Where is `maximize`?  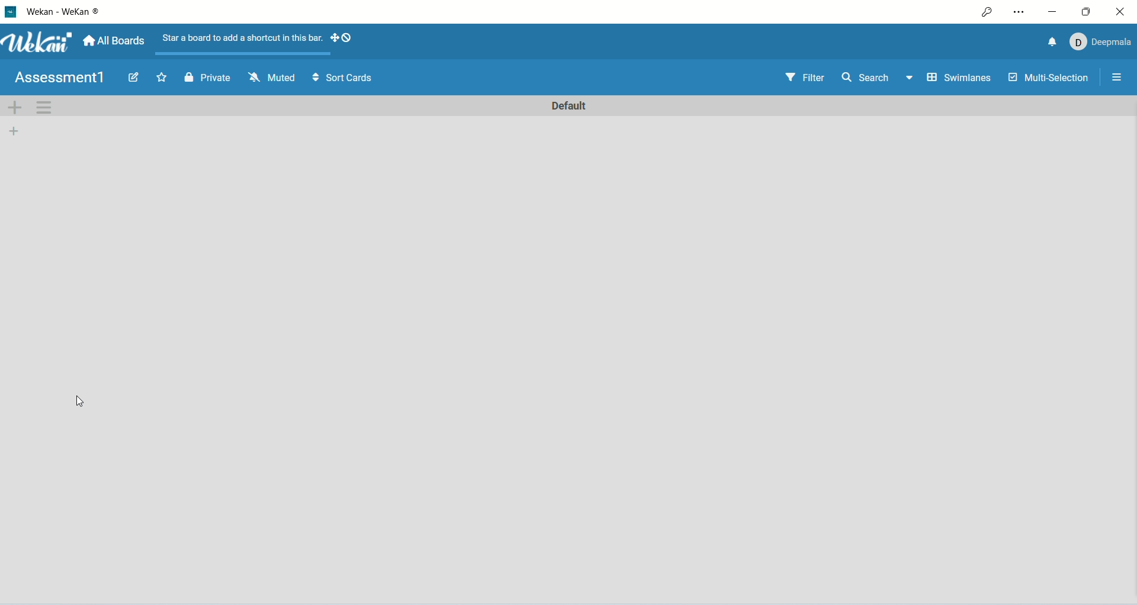 maximize is located at coordinates (1086, 14).